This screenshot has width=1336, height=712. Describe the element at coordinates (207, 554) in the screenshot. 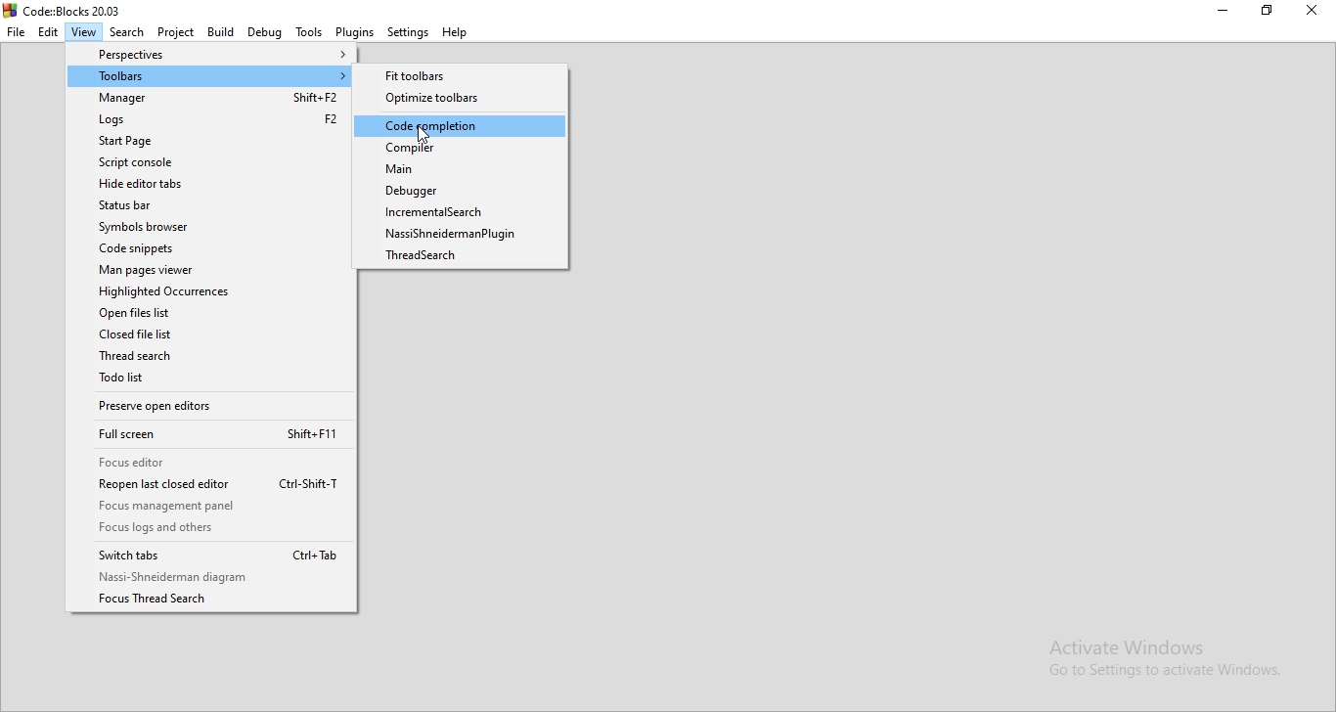

I see `Switch tabs` at that location.